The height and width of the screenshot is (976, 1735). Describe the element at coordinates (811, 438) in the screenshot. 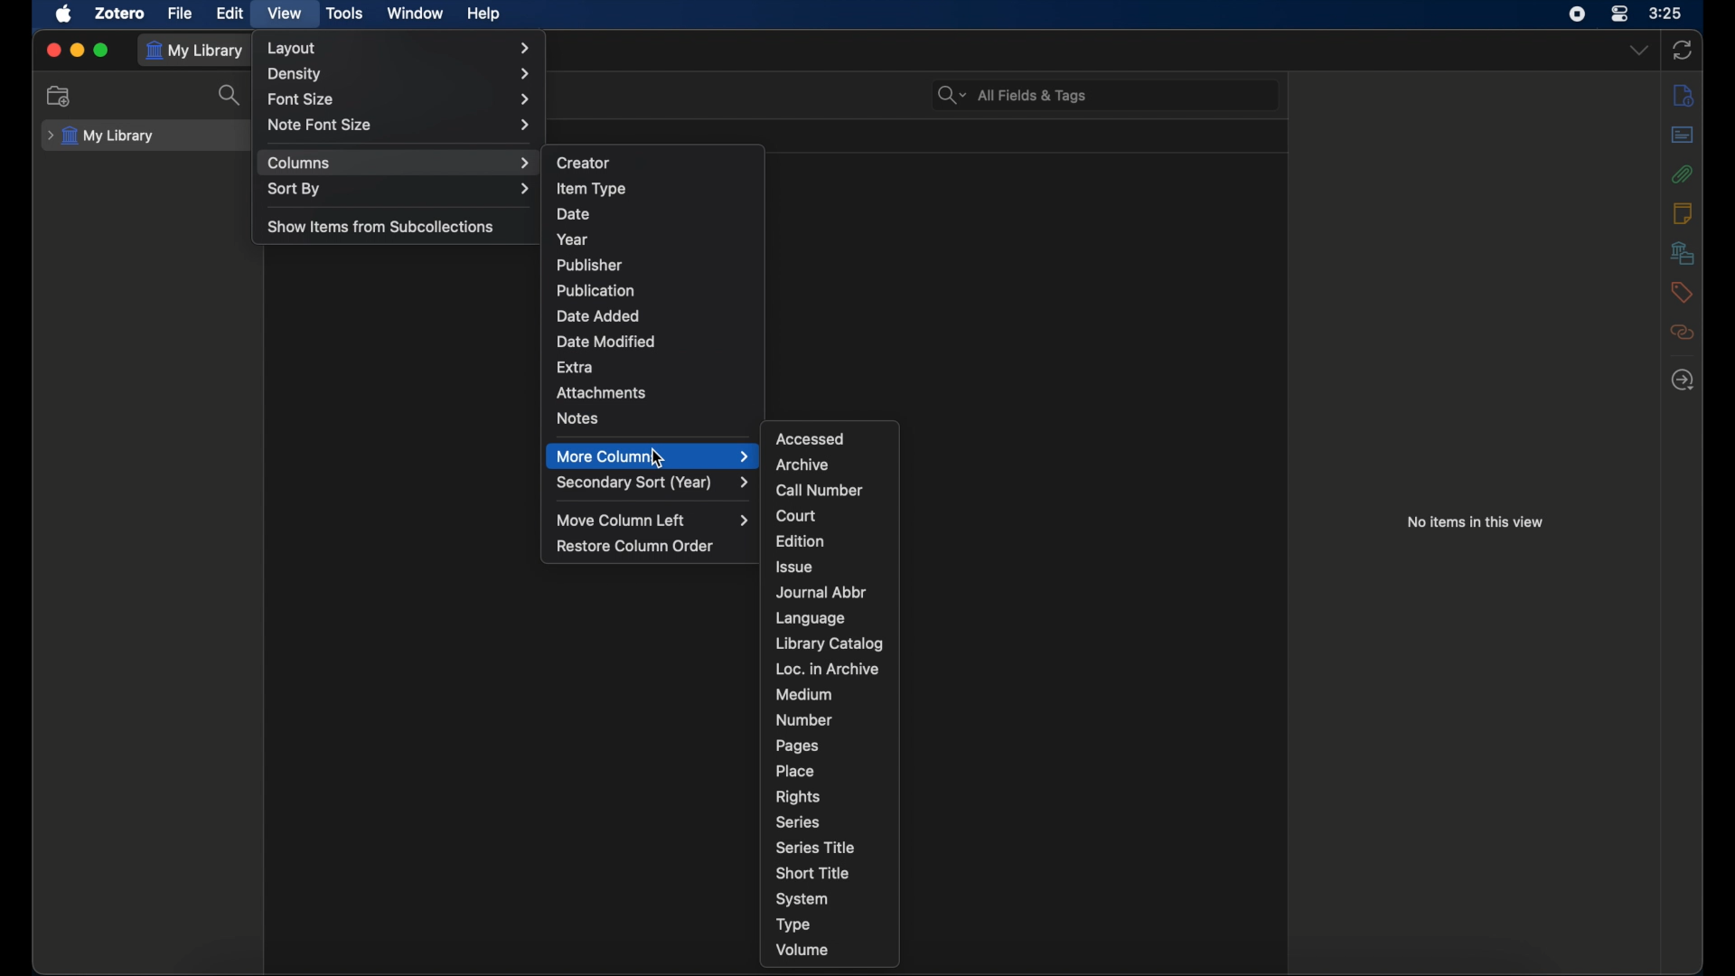

I see `accessed` at that location.